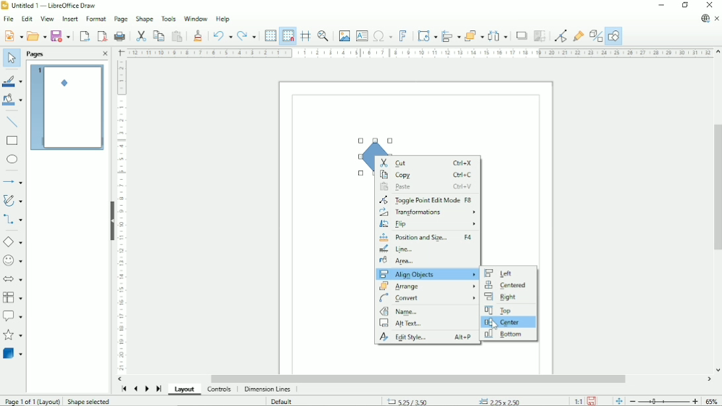  Describe the element at coordinates (619, 401) in the screenshot. I see `Fit page to current window` at that location.